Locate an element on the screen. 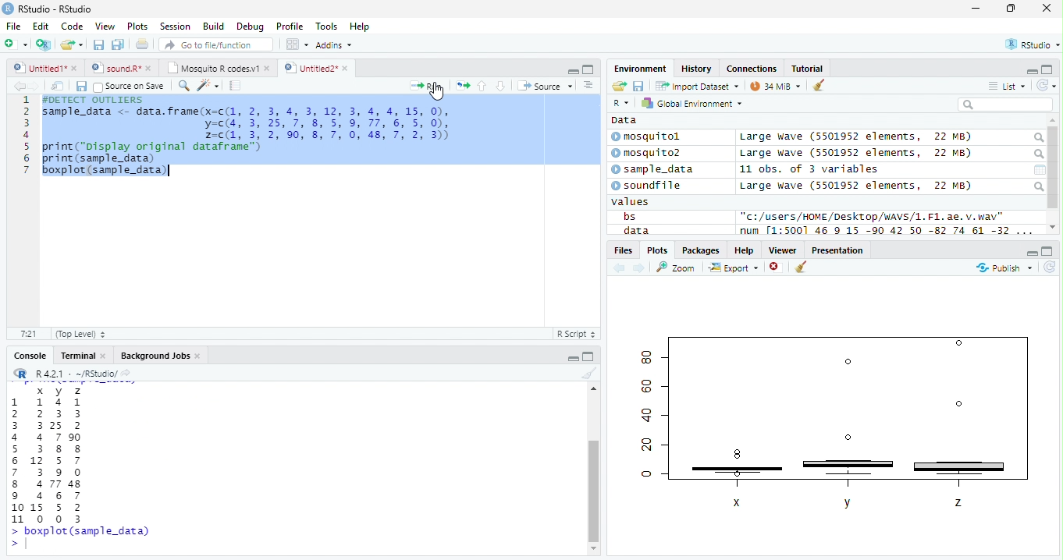  Data is located at coordinates (624, 120).